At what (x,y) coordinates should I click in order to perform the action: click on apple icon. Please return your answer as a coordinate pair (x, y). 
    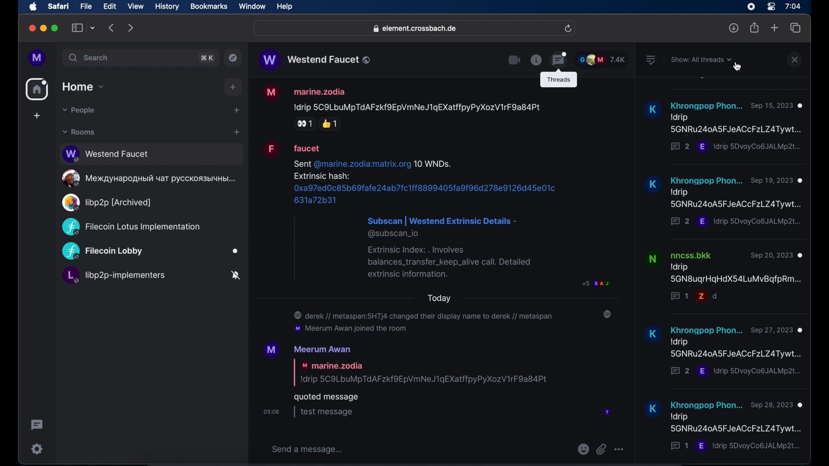
    Looking at the image, I should click on (33, 7).